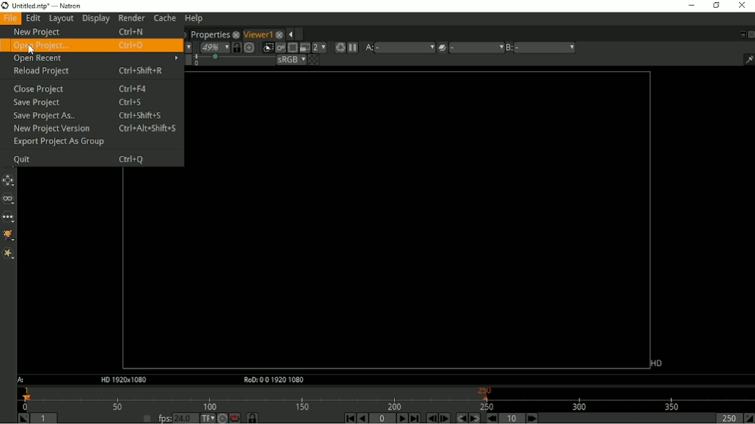 The width and height of the screenshot is (755, 424). What do you see at coordinates (5, 6) in the screenshot?
I see `logo` at bounding box center [5, 6].